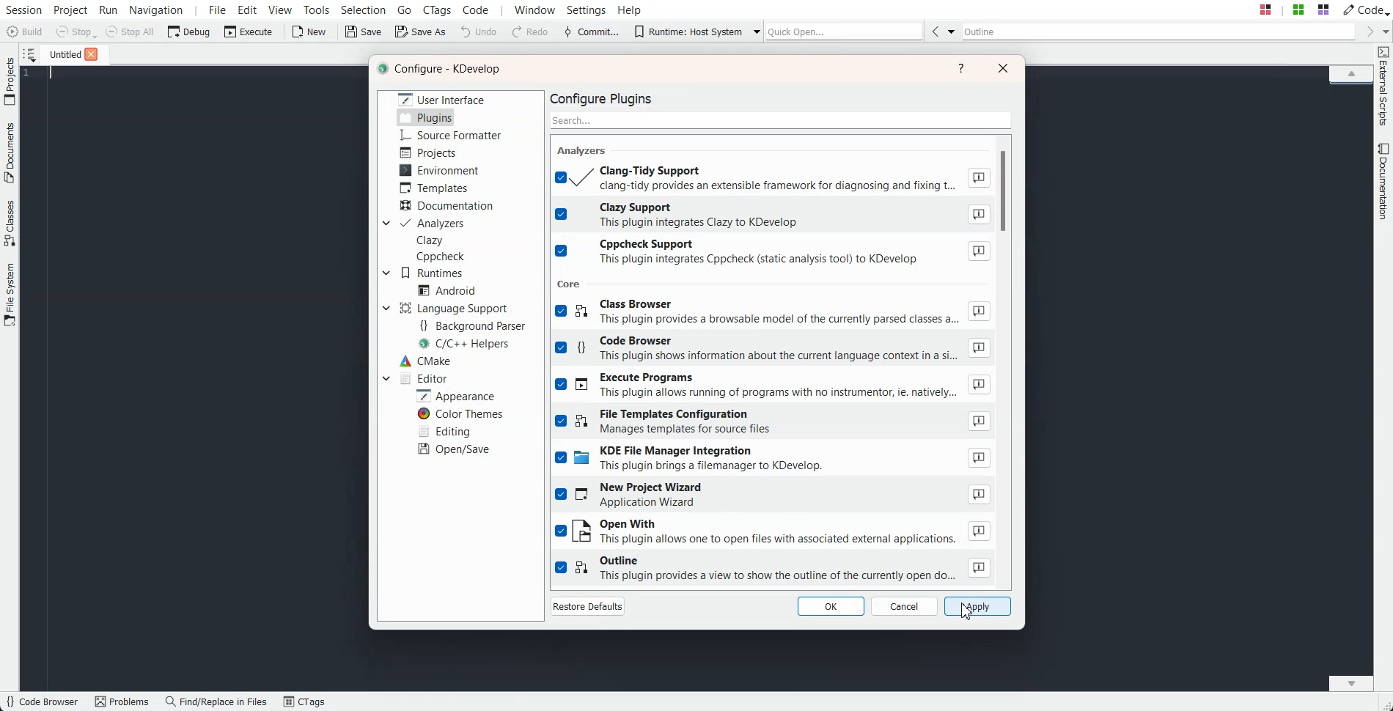  I want to click on Cppcheck Support, so click(773, 253).